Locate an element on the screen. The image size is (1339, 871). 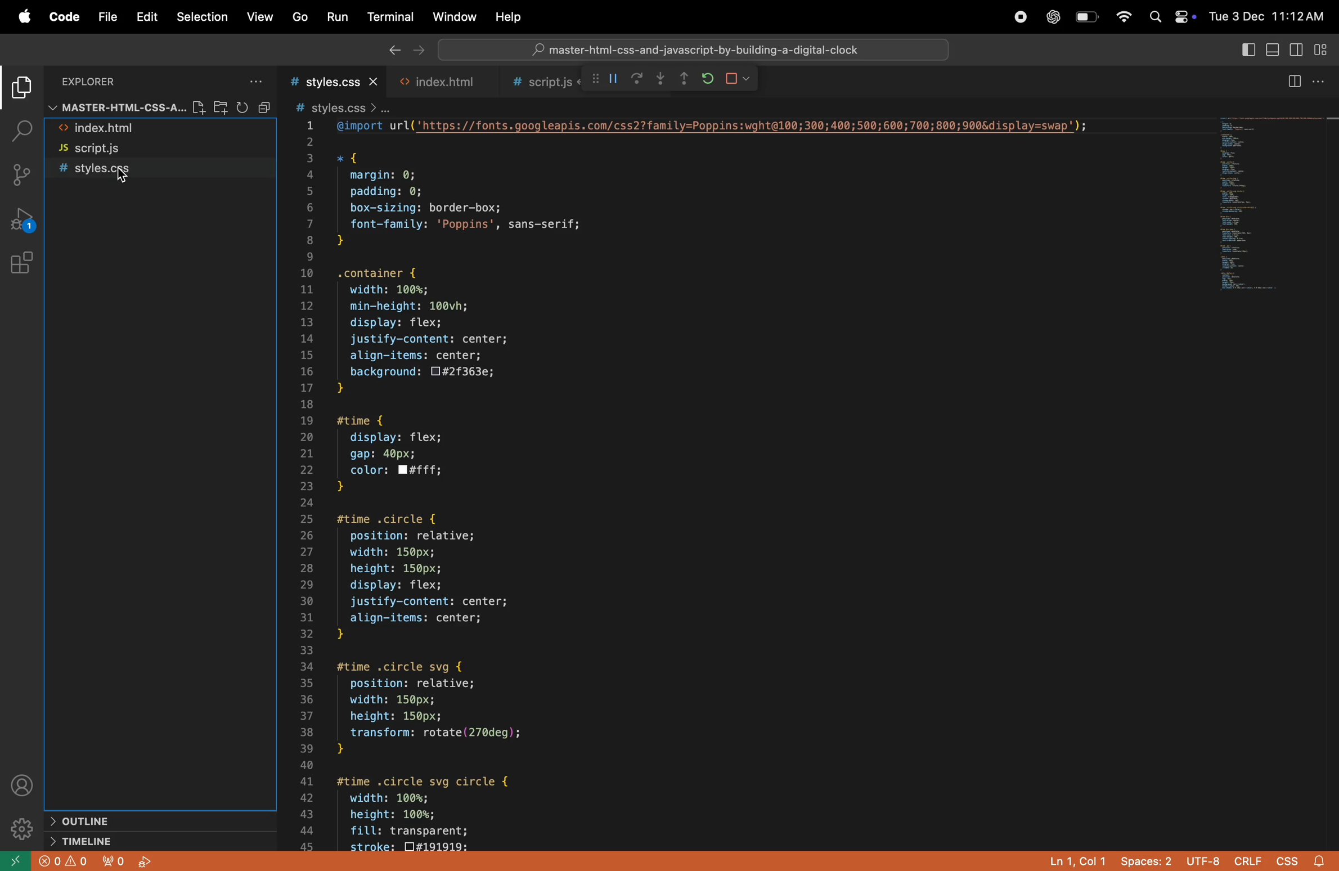
toggle panel is located at coordinates (1274, 50).